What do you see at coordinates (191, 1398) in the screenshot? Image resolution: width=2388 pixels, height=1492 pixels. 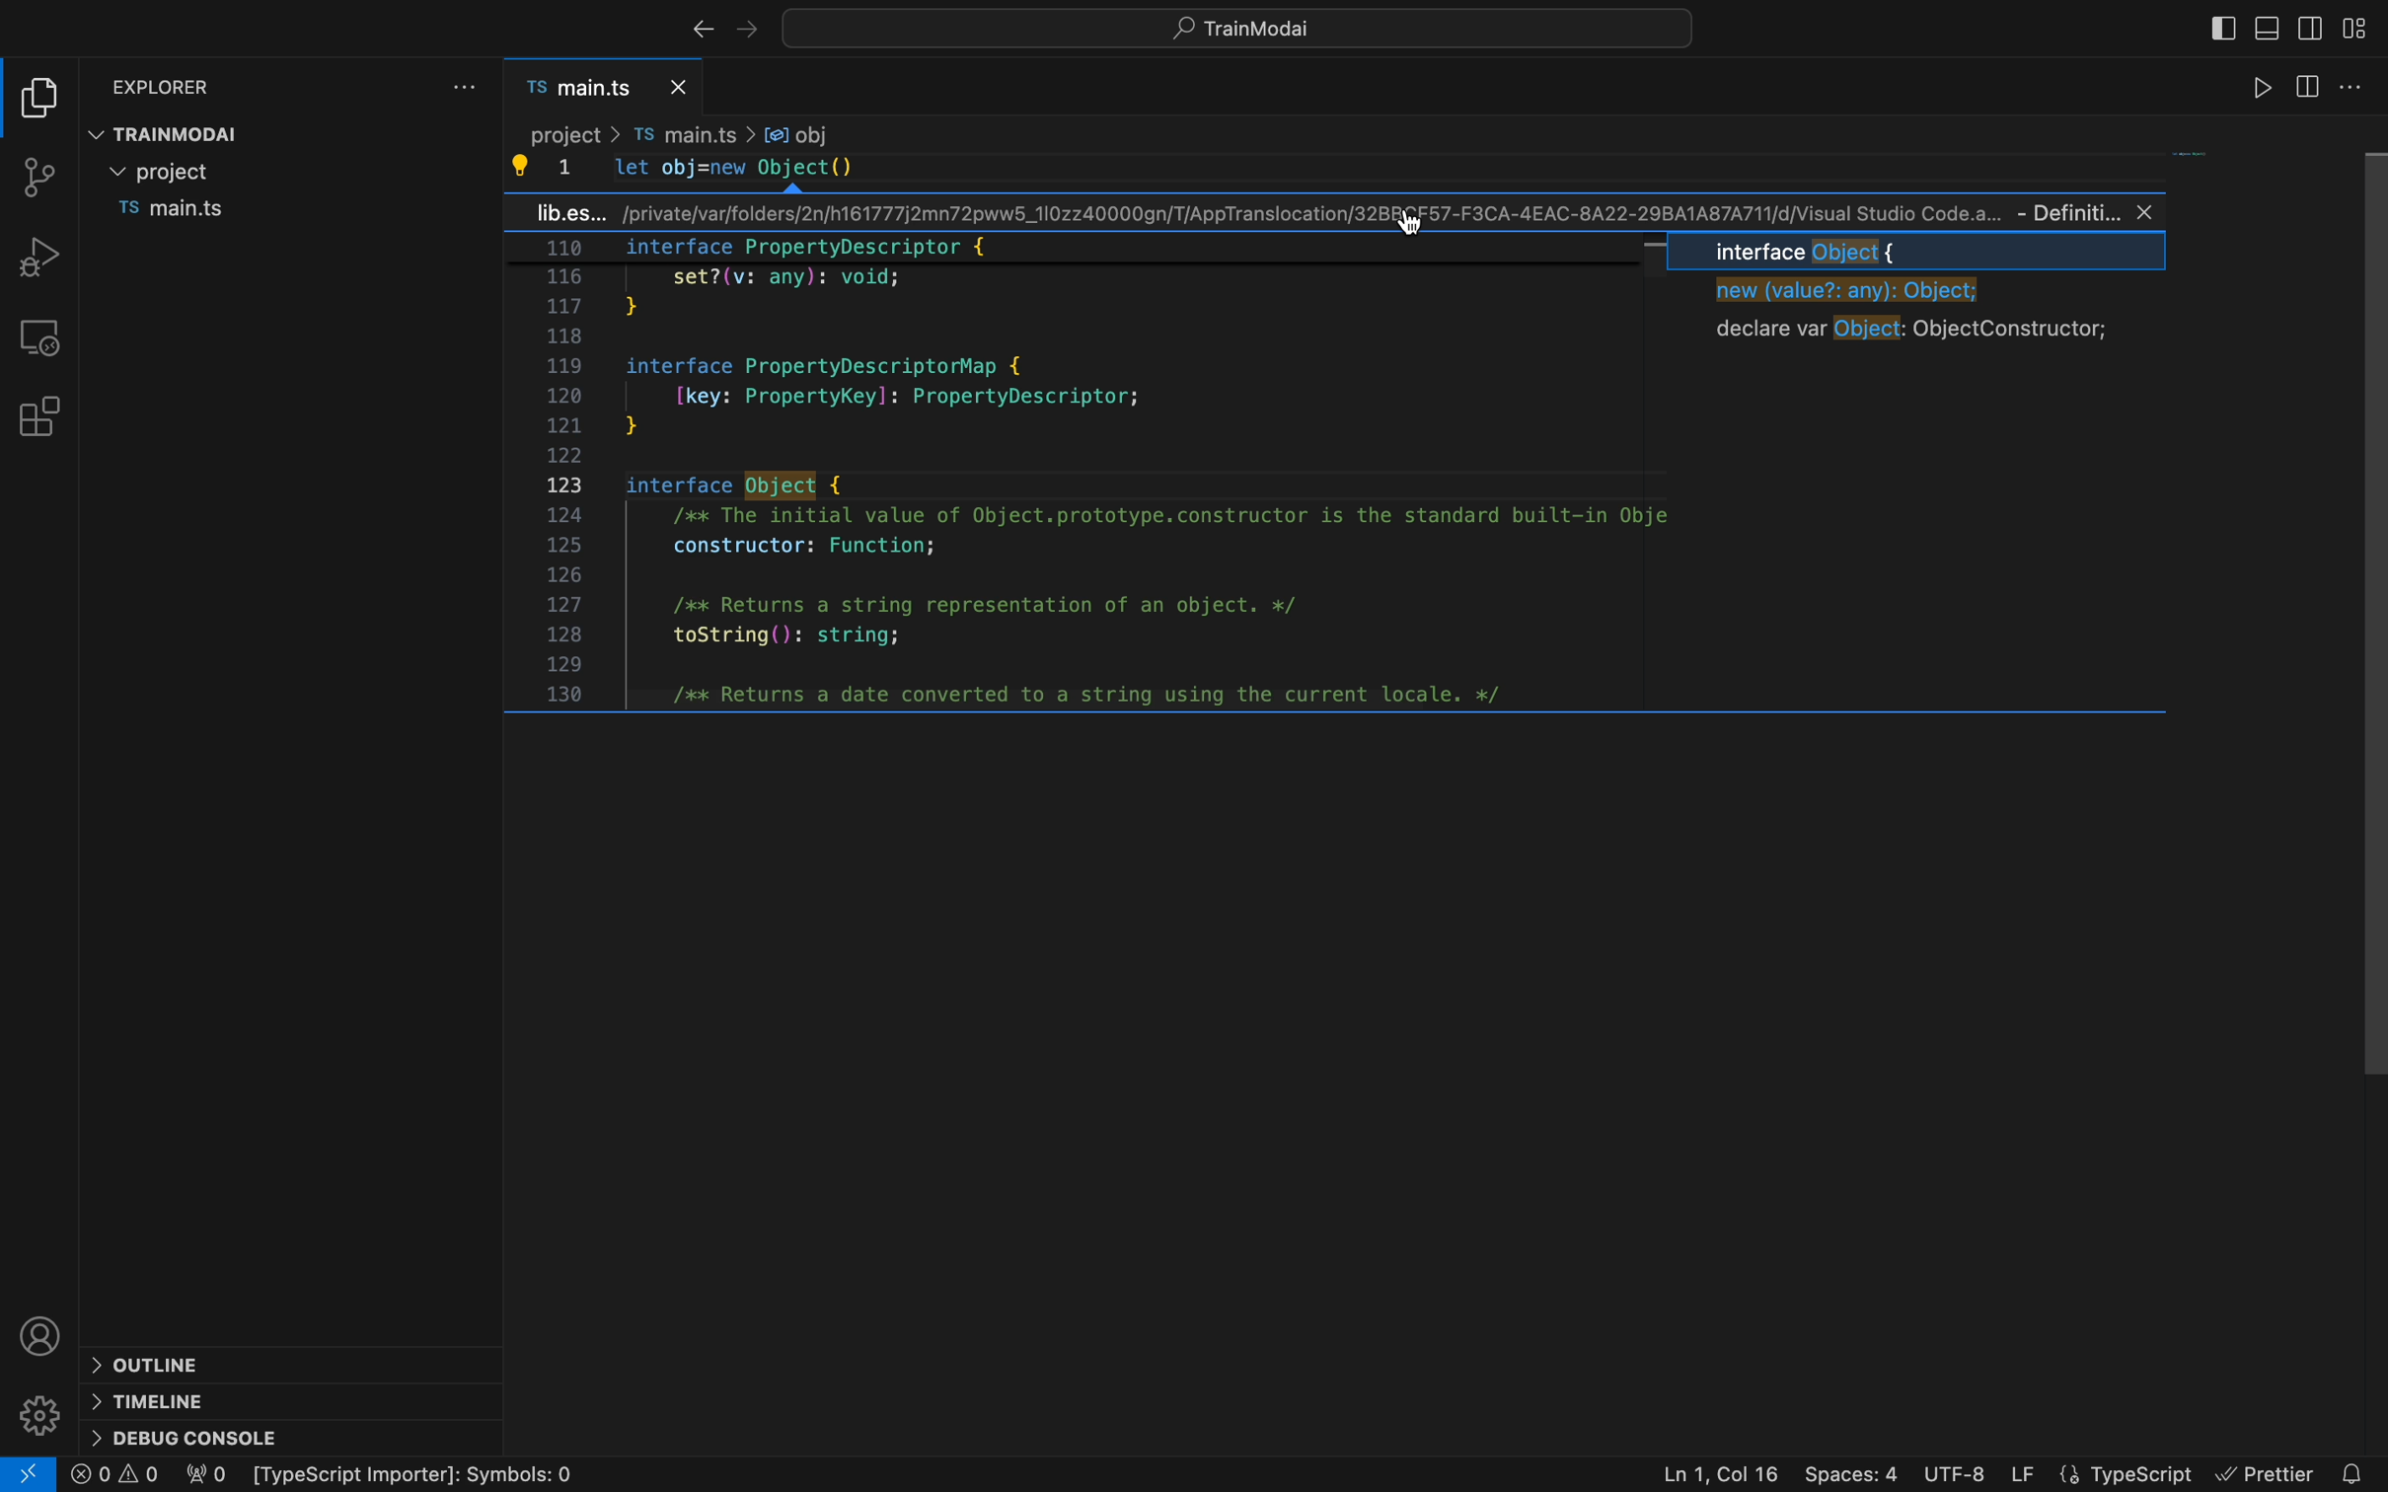 I see `timeline` at bounding box center [191, 1398].